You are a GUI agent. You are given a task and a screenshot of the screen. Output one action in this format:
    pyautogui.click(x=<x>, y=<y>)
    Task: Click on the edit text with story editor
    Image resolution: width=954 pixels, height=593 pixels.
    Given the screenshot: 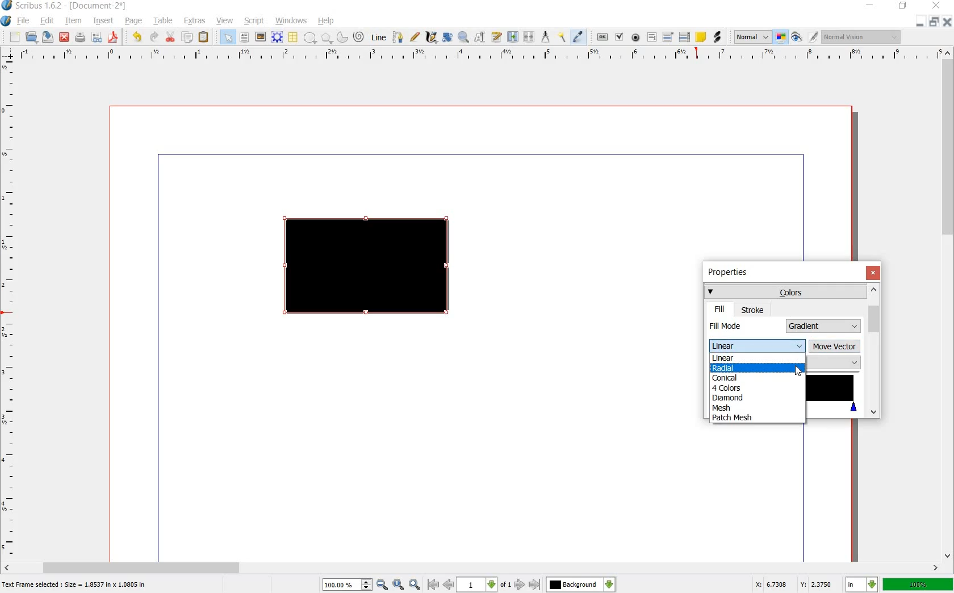 What is the action you would take?
    pyautogui.click(x=496, y=37)
    